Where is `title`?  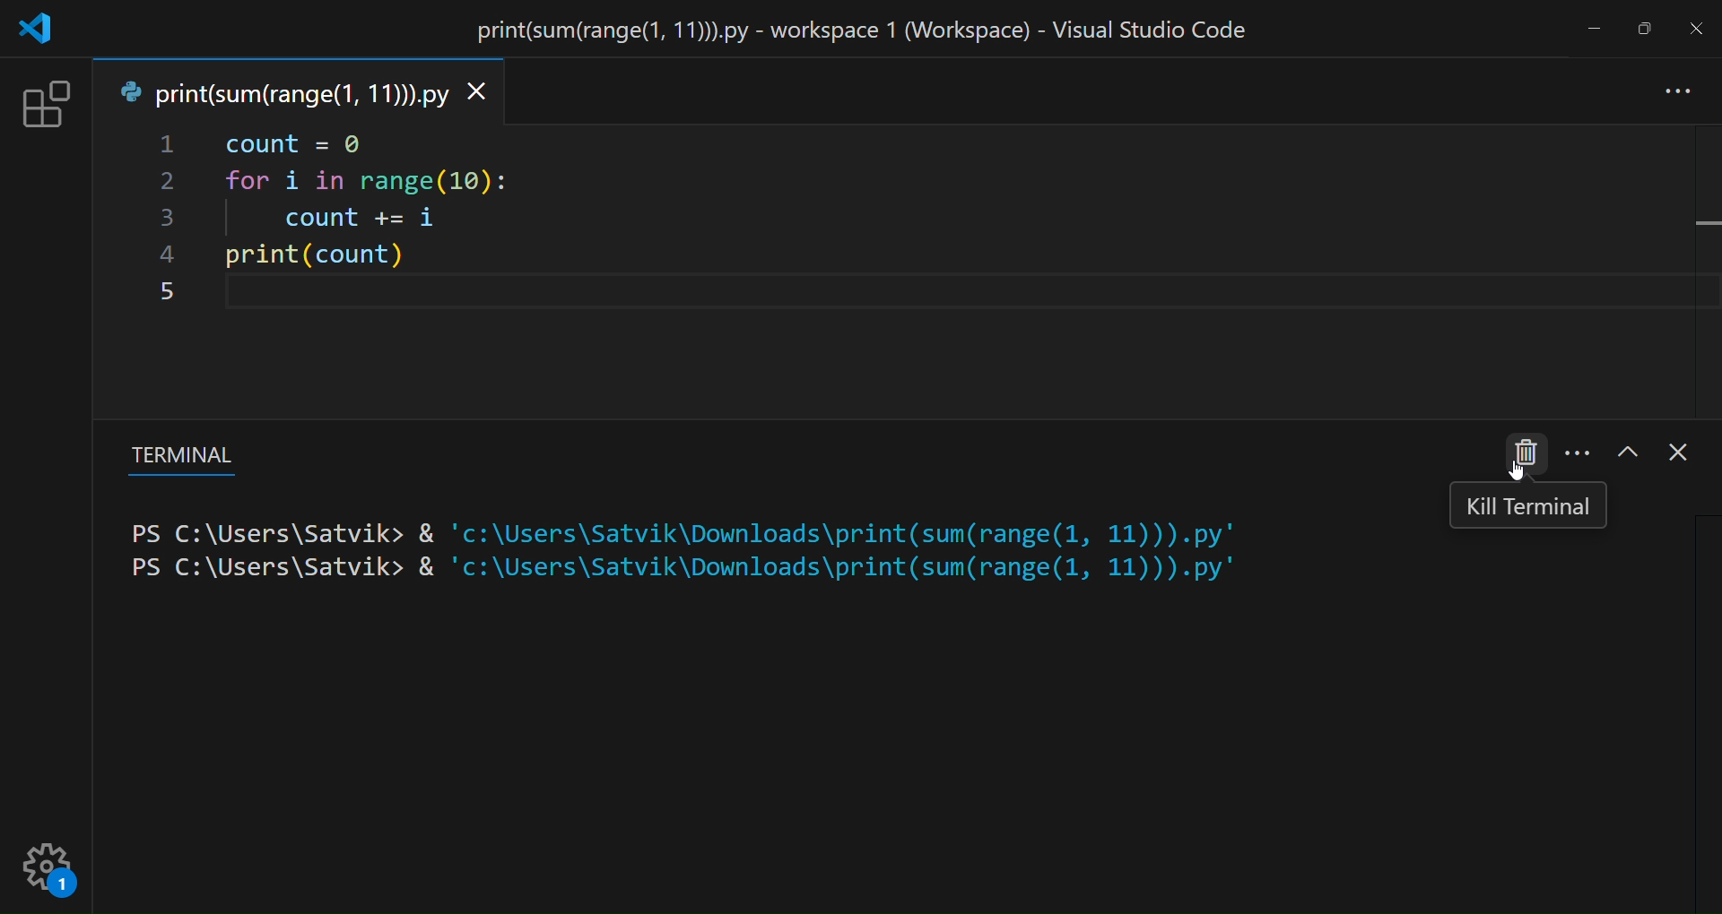
title is located at coordinates (867, 33).